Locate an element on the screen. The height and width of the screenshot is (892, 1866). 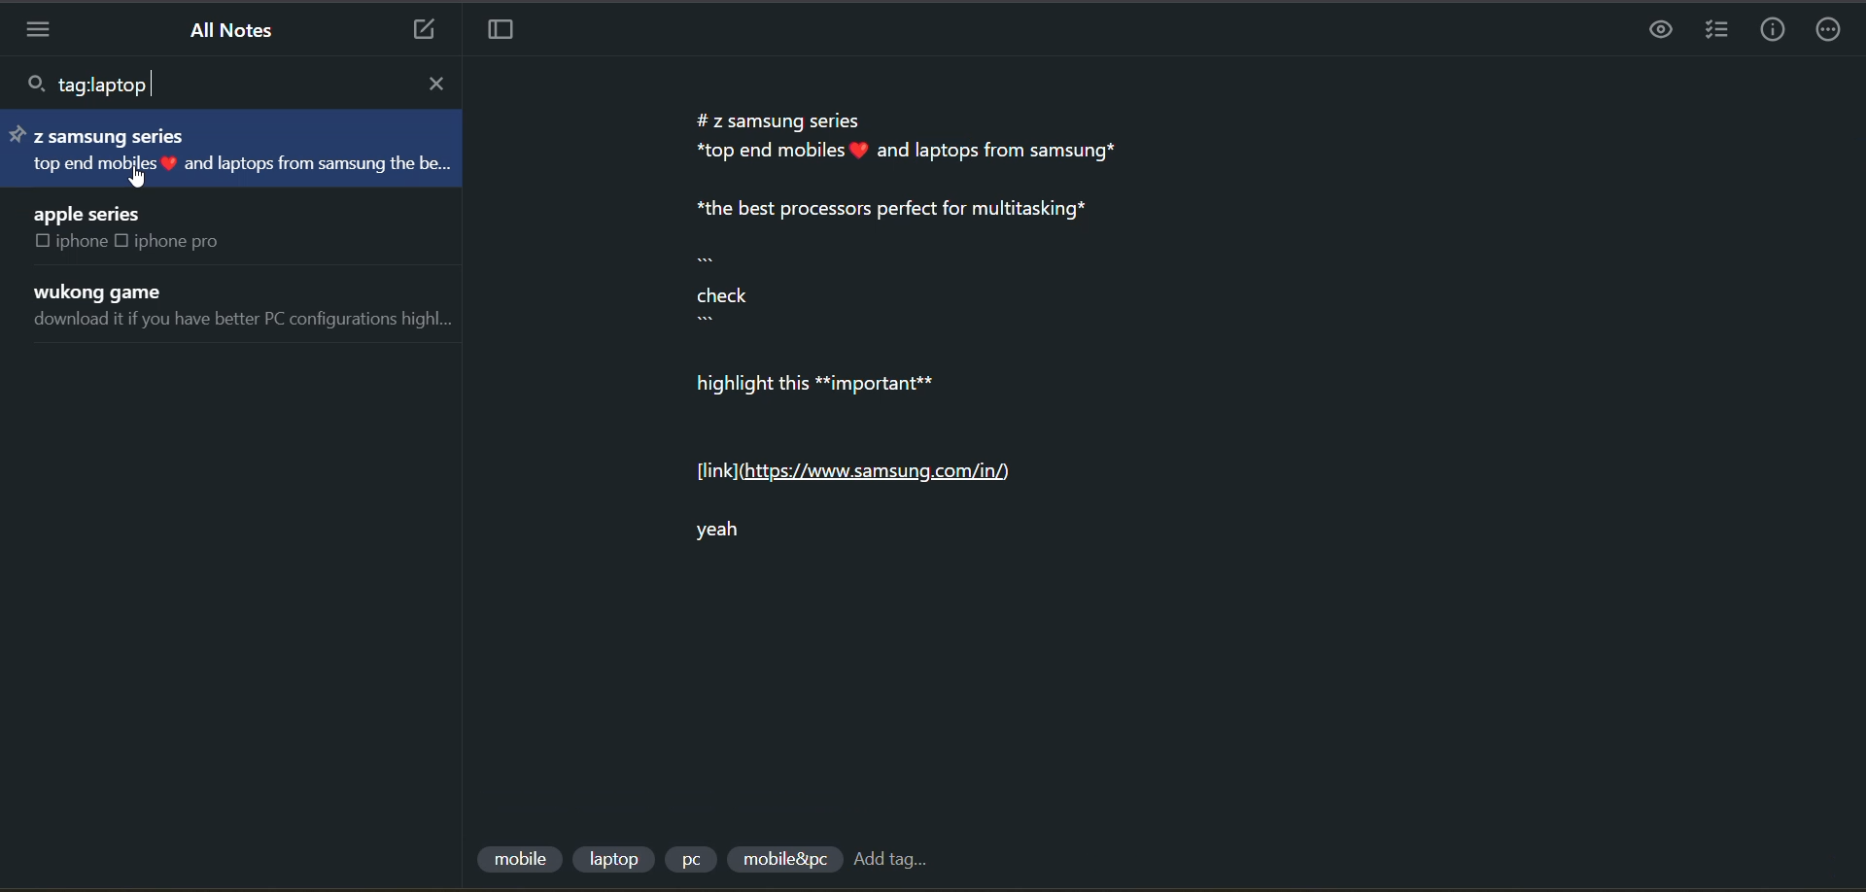
checkbox is located at coordinates (125, 243).